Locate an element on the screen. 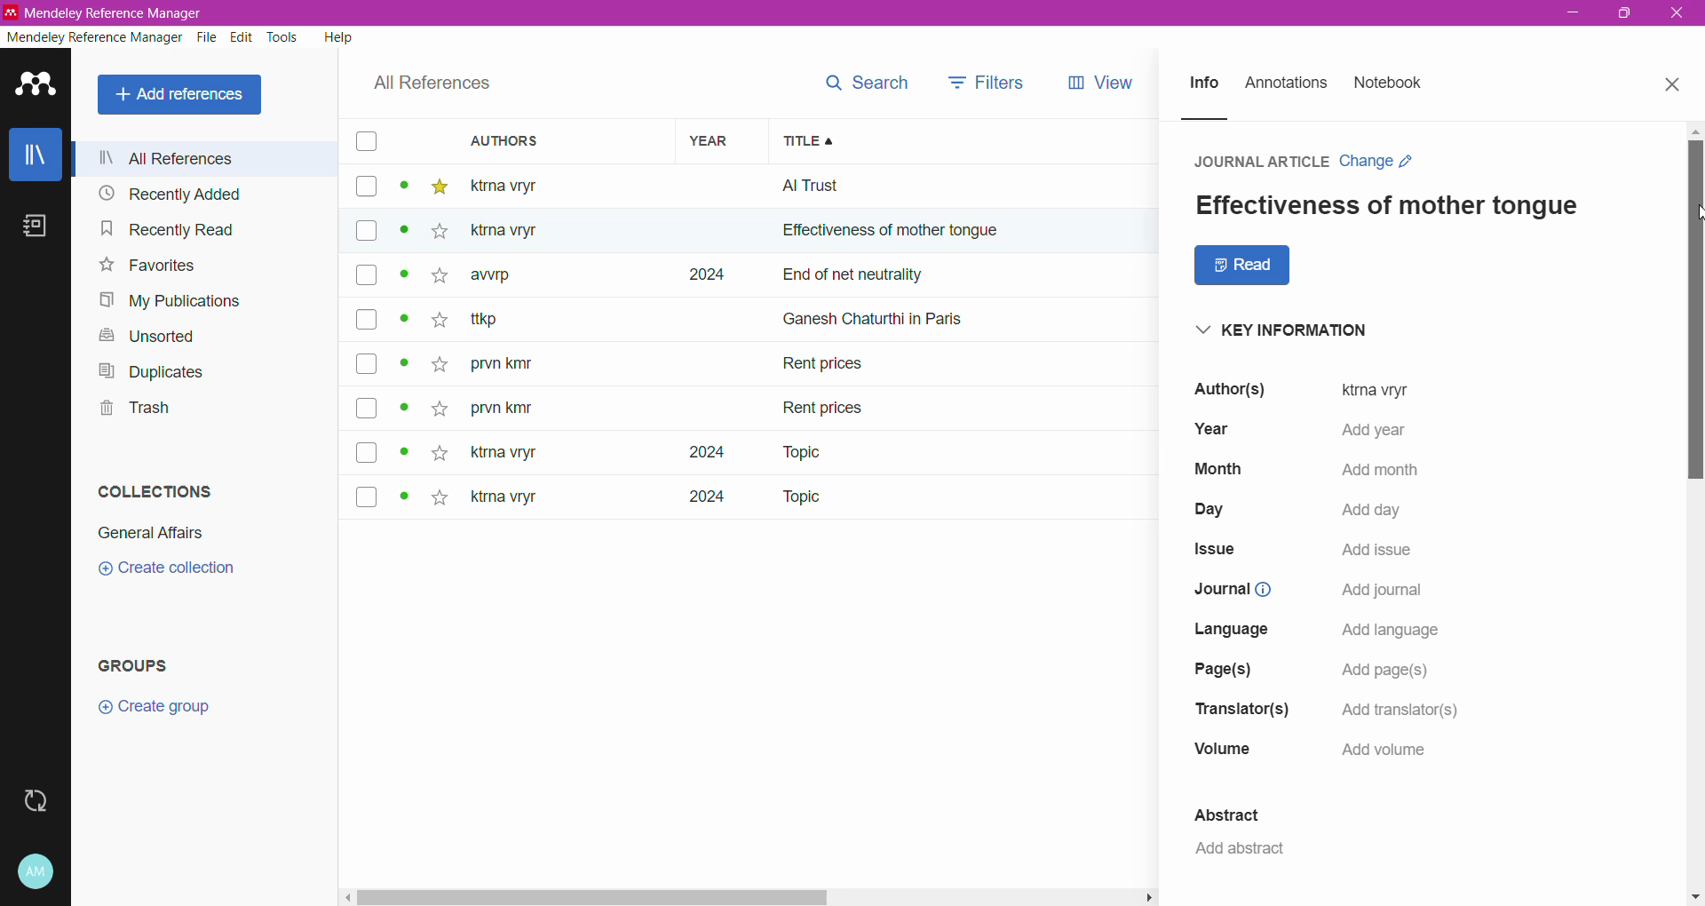 The width and height of the screenshot is (1705, 906). Recently Read is located at coordinates (187, 228).